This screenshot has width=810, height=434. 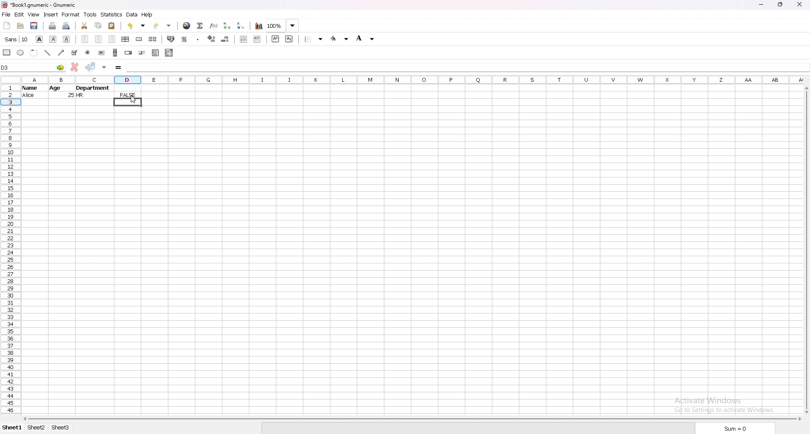 What do you see at coordinates (6, 26) in the screenshot?
I see `new` at bounding box center [6, 26].